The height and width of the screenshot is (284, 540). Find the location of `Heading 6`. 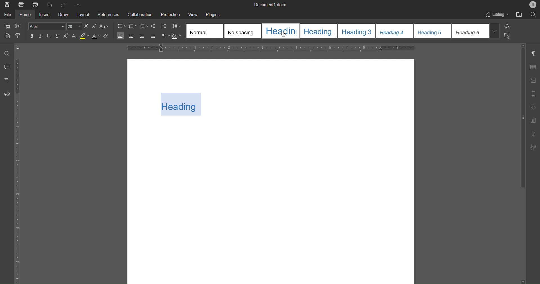

Heading 6 is located at coordinates (469, 31).